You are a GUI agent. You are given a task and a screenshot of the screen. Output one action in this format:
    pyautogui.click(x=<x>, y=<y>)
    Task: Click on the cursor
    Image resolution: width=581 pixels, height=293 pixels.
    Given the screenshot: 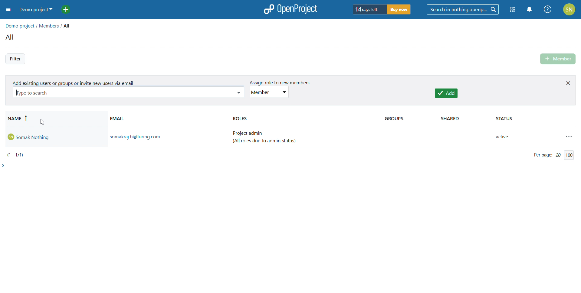 What is the action you would take?
    pyautogui.click(x=42, y=121)
    